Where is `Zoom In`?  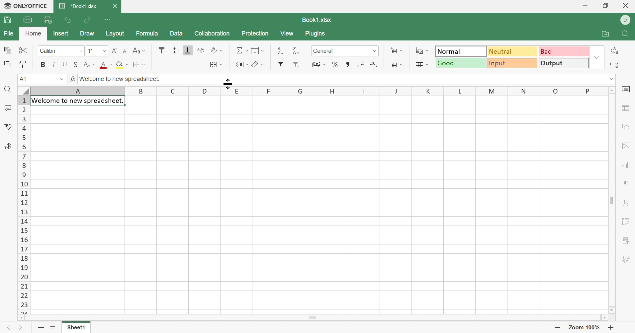
Zoom In is located at coordinates (610, 328).